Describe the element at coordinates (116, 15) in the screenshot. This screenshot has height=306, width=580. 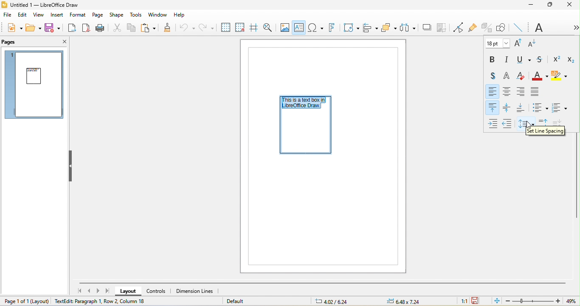
I see `shape` at that location.